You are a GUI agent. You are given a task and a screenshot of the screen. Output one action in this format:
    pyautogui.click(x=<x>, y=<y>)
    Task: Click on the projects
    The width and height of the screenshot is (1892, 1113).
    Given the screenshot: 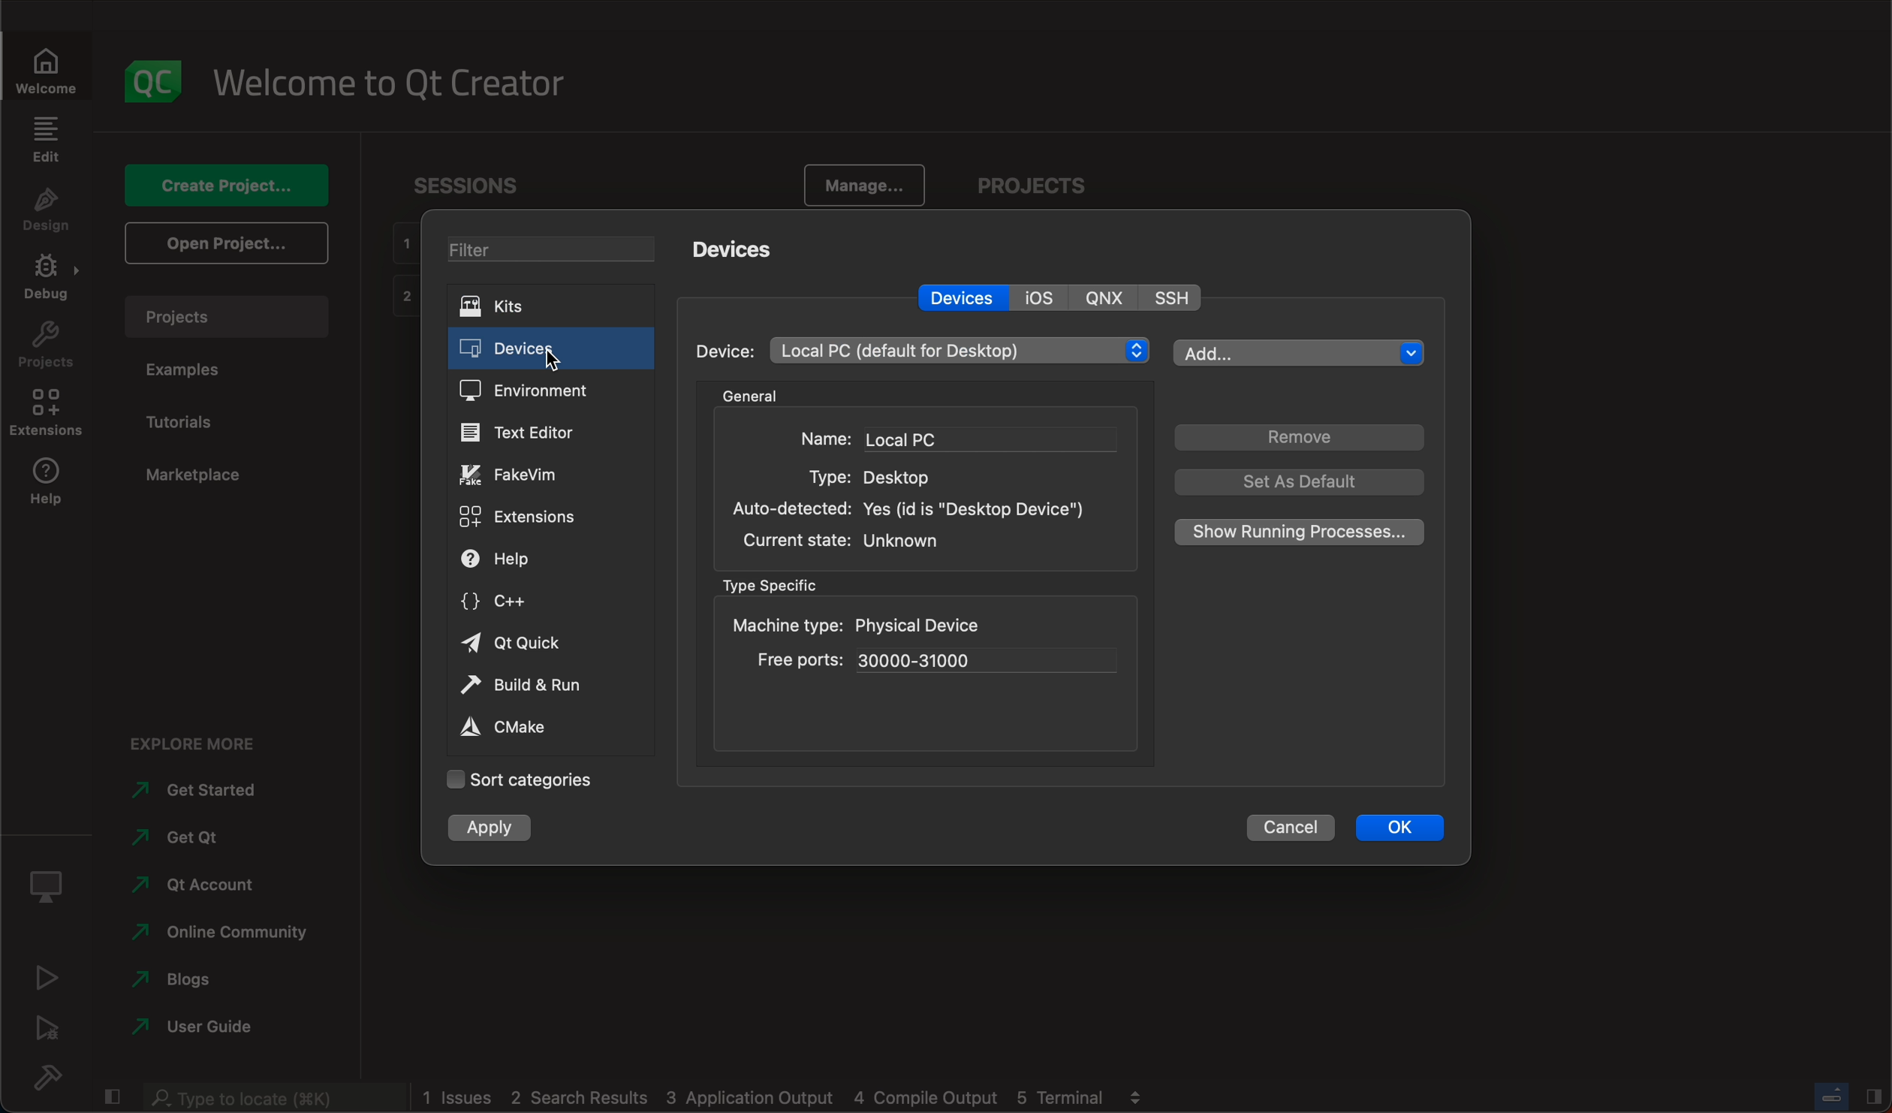 What is the action you would take?
    pyautogui.click(x=227, y=315)
    